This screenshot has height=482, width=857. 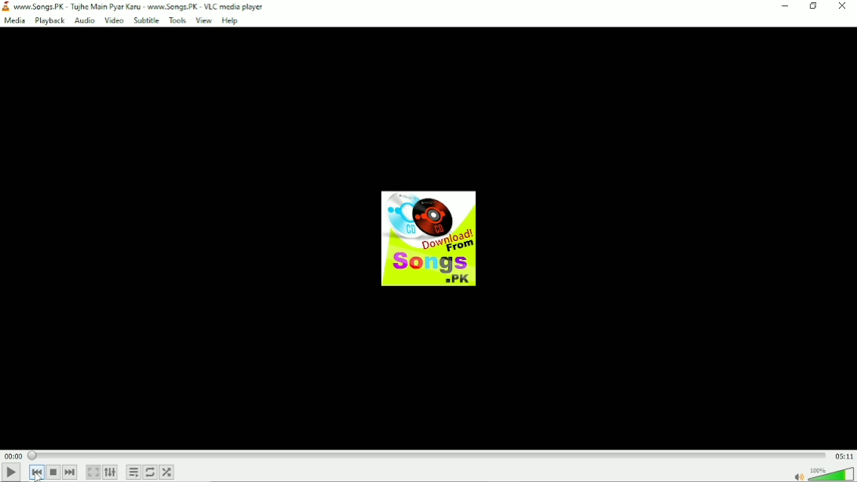 I want to click on Video, so click(x=113, y=21).